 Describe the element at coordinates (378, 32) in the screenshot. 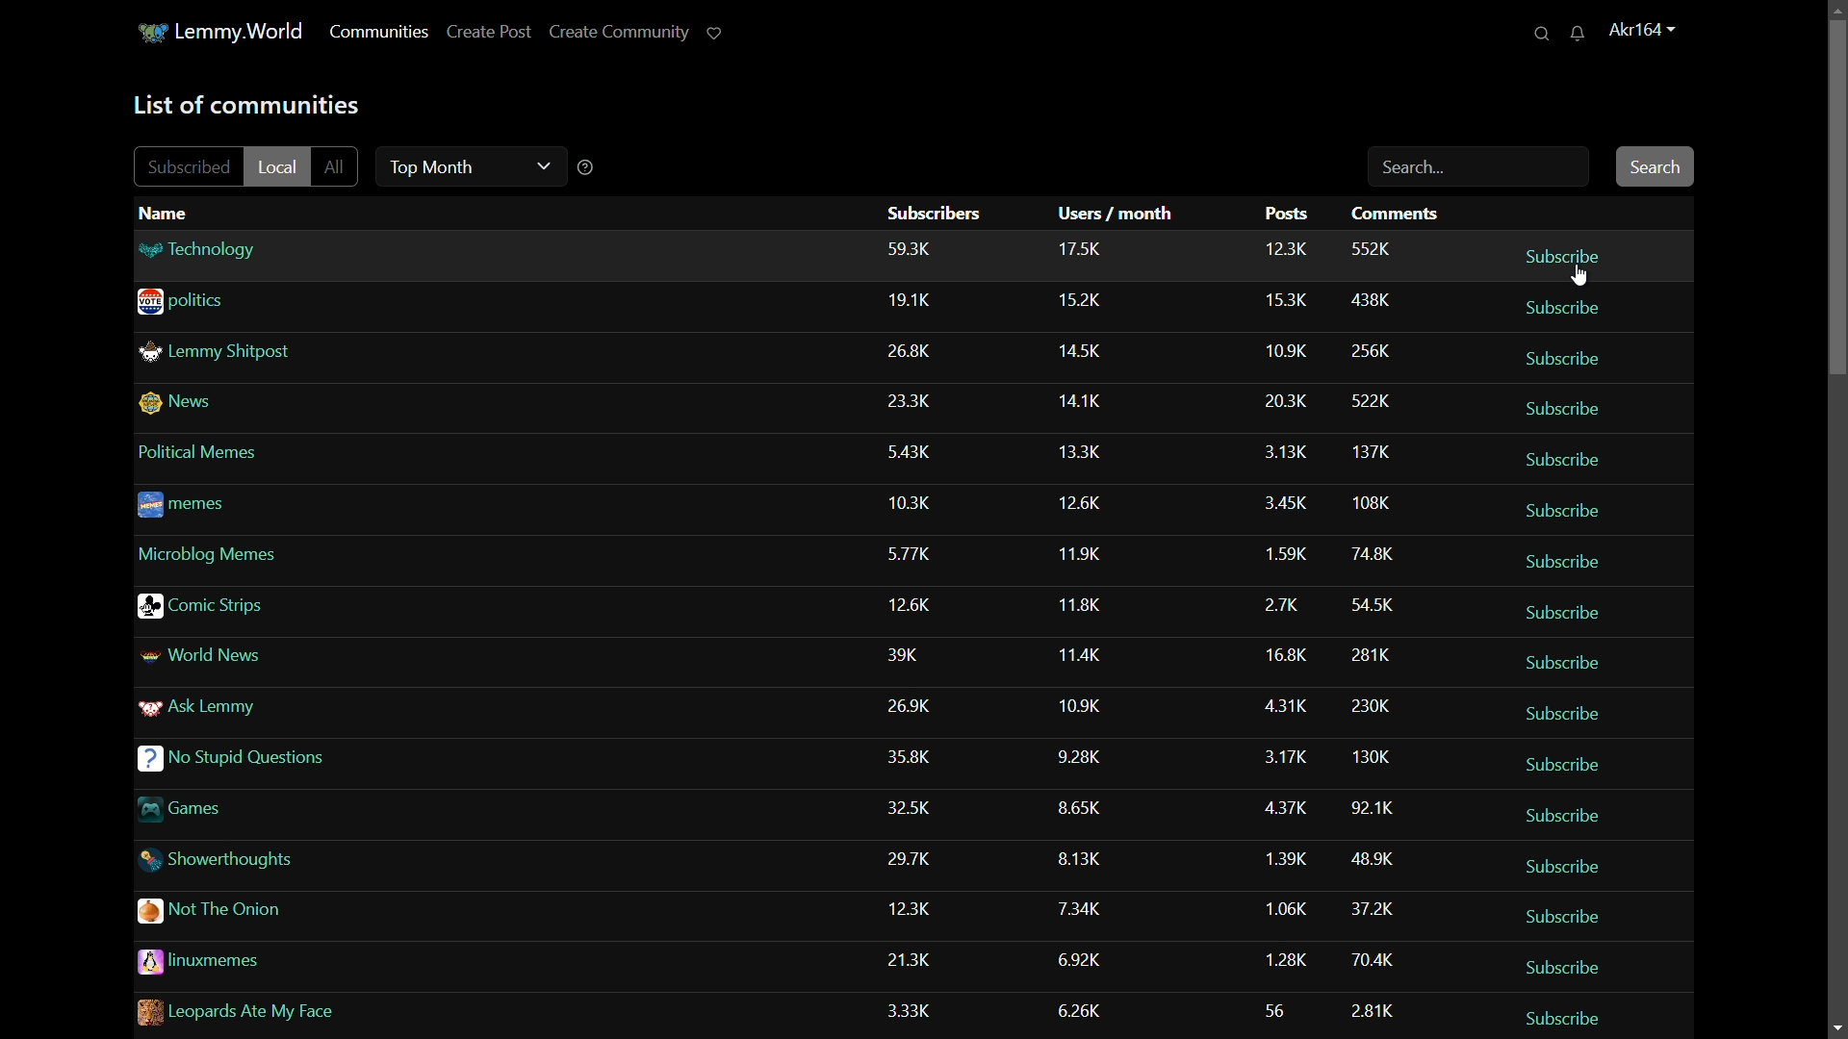

I see `communities` at that location.